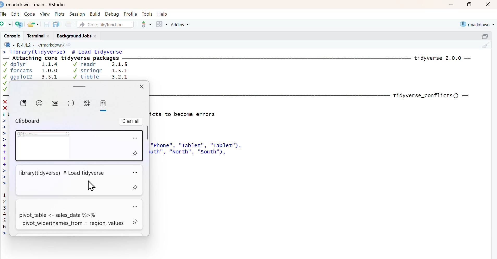 The width and height of the screenshot is (497, 259). What do you see at coordinates (103, 106) in the screenshot?
I see `clipboard` at bounding box center [103, 106].